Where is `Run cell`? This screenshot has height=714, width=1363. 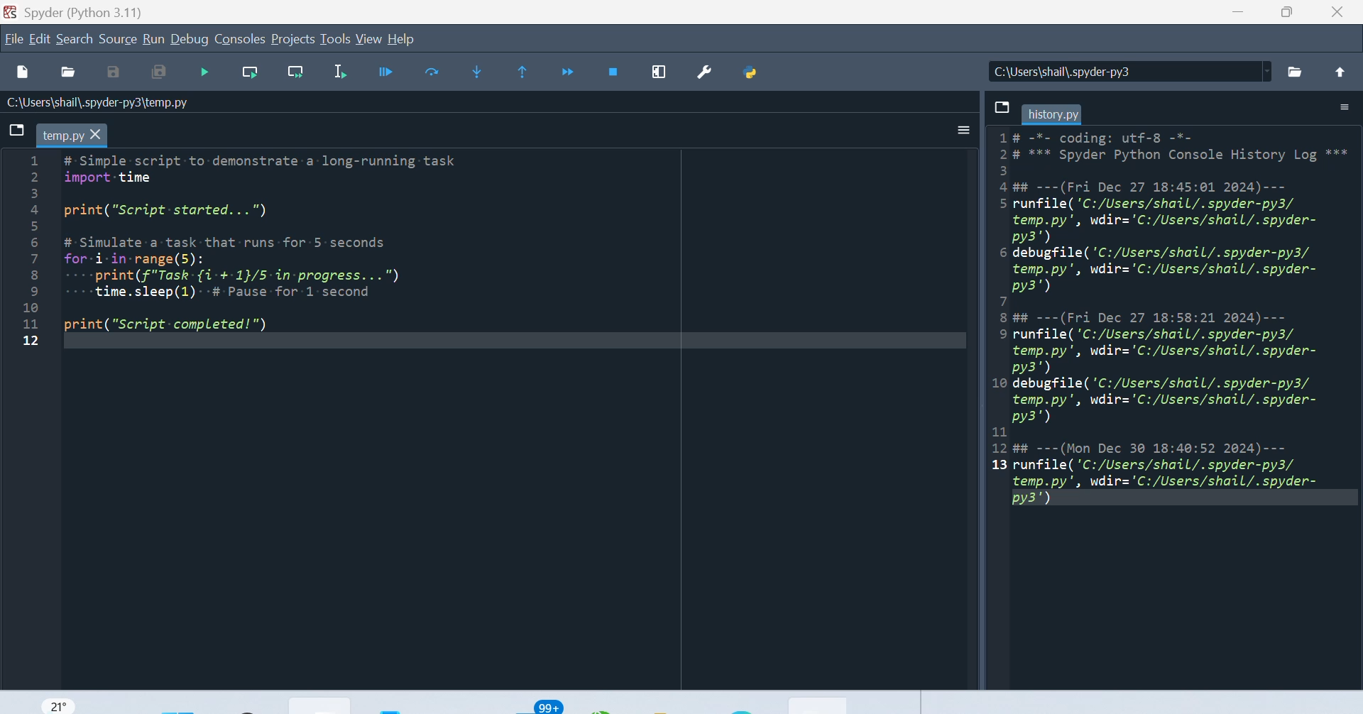
Run cell is located at coordinates (431, 75).